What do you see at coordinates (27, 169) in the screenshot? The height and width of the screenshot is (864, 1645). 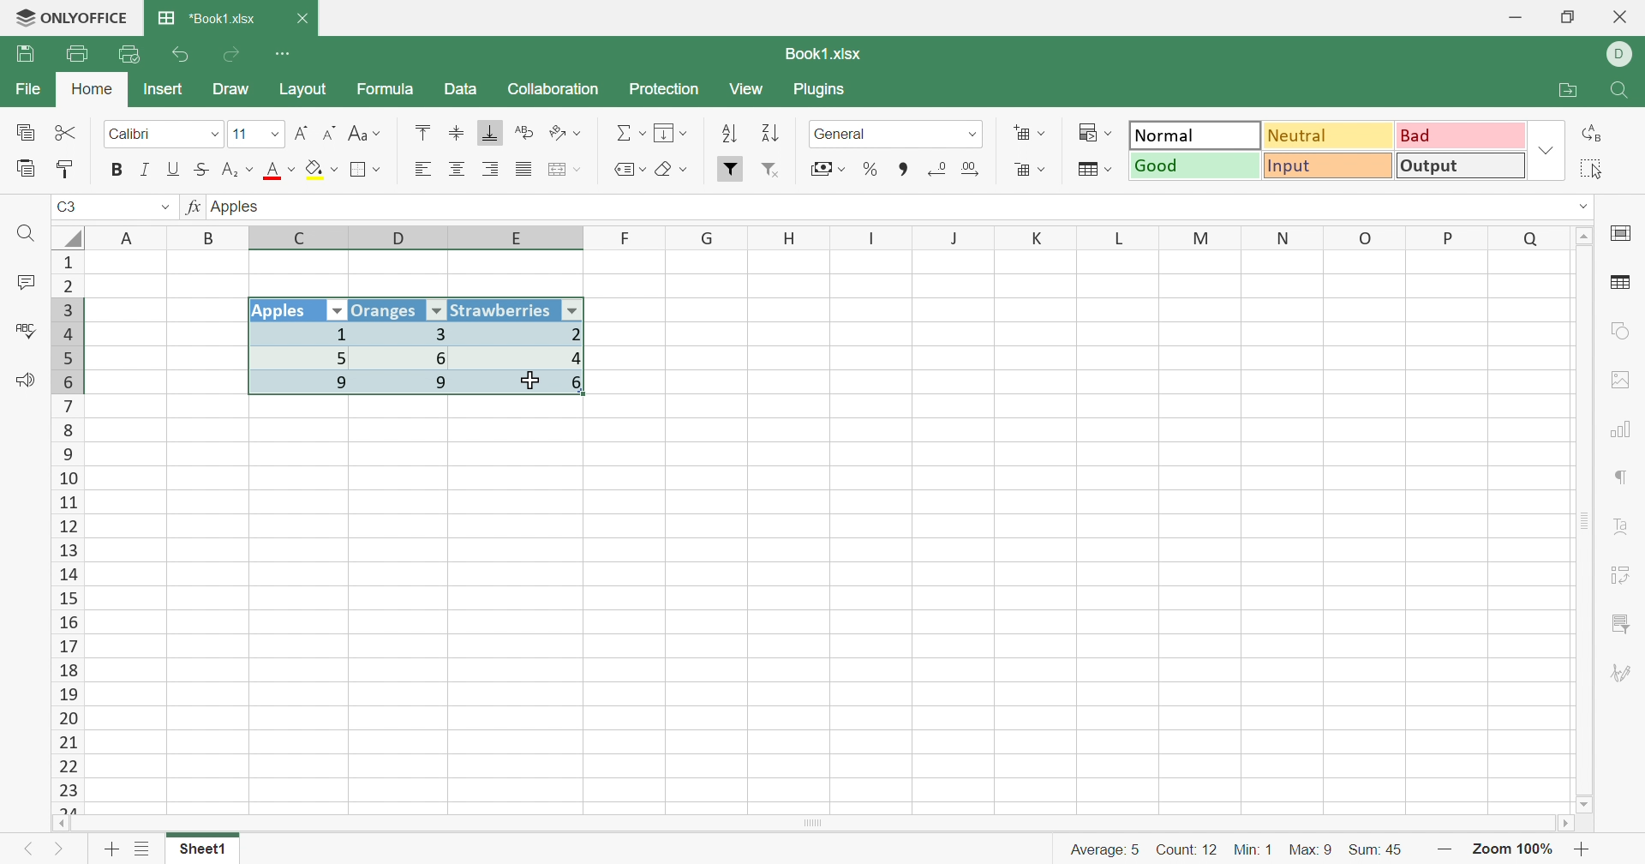 I see `Paste` at bounding box center [27, 169].